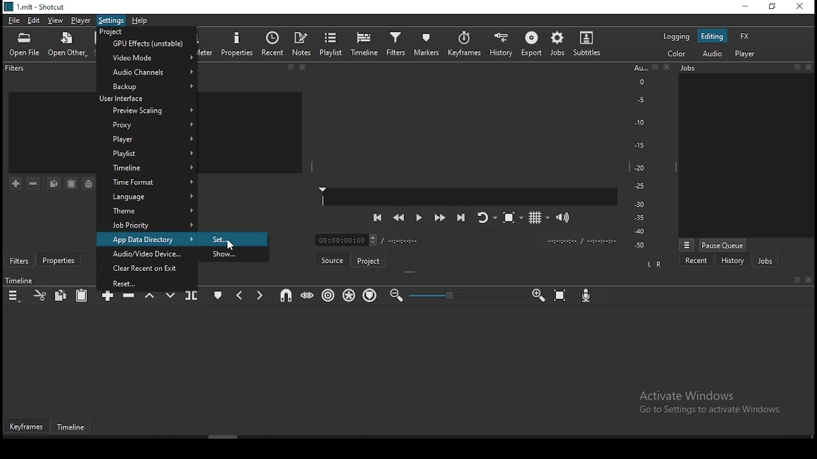 The image size is (817, 459). Describe the element at coordinates (74, 428) in the screenshot. I see `timeline` at that location.